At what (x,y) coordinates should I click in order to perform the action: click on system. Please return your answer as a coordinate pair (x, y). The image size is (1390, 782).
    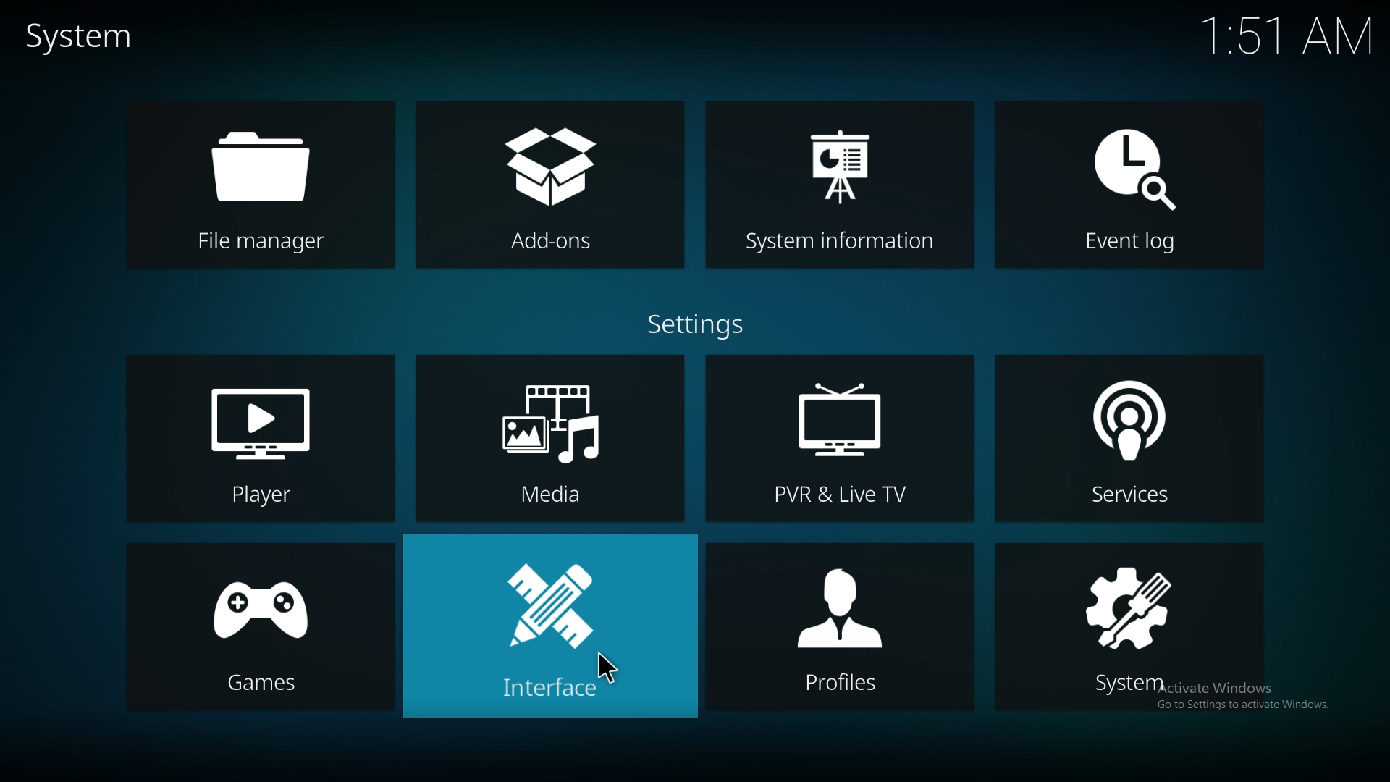
    Looking at the image, I should click on (1132, 629).